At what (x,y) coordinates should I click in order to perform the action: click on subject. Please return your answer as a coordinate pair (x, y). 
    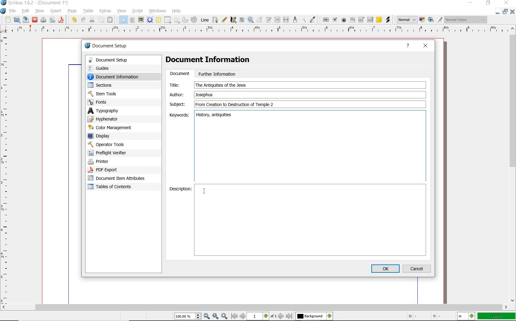
    Looking at the image, I should click on (177, 104).